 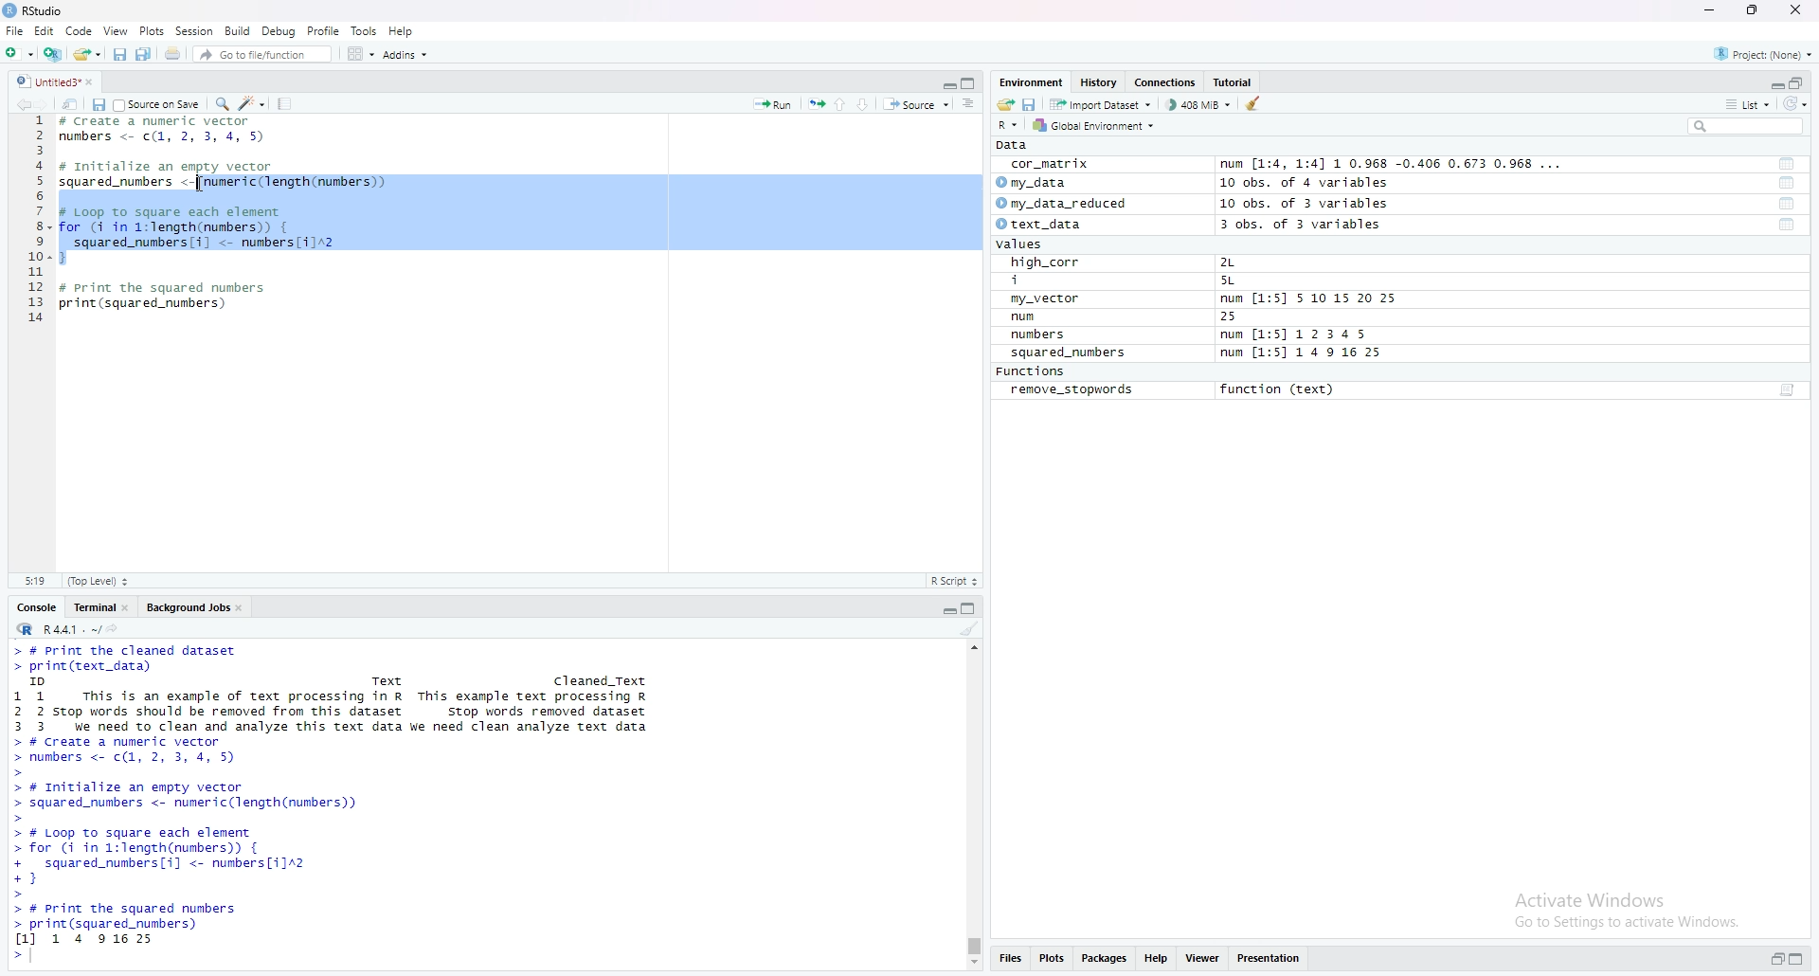 I want to click on Viewer, so click(x=1203, y=960).